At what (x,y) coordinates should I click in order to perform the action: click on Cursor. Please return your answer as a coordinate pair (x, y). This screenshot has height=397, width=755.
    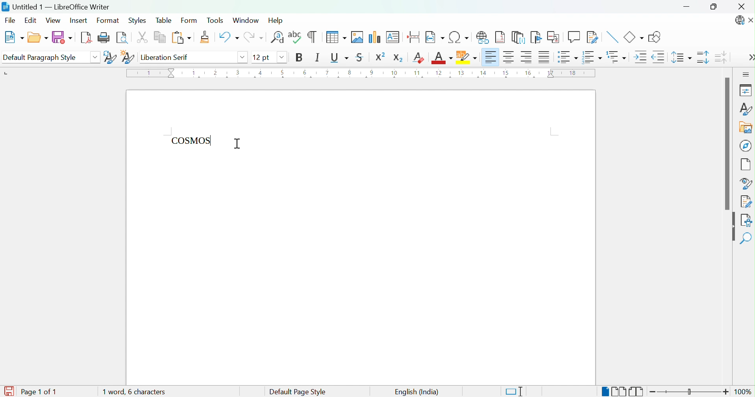
    Looking at the image, I should click on (237, 143).